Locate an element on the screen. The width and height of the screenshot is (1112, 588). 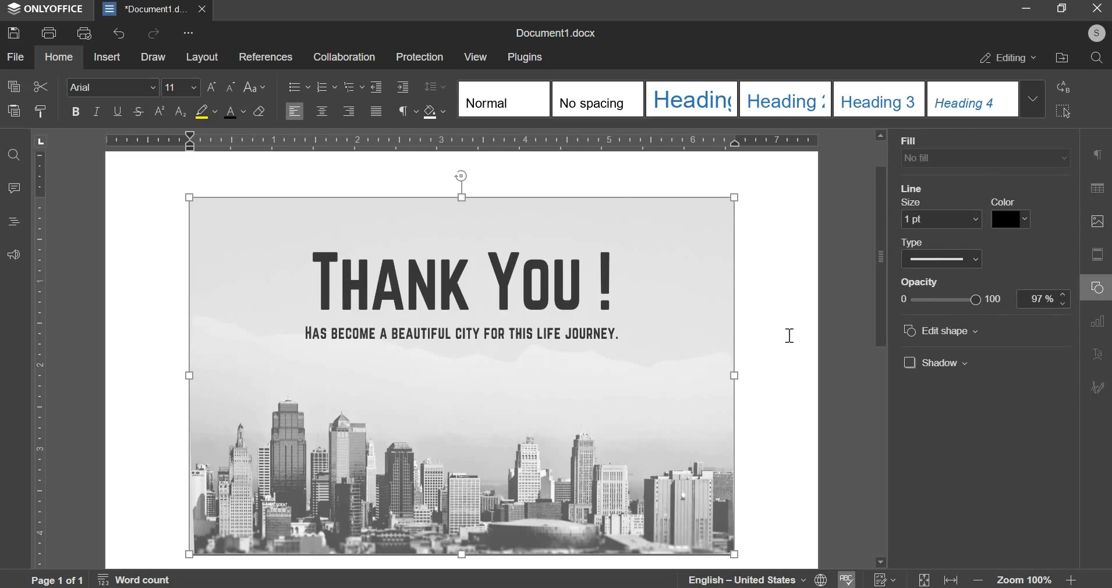
restore is located at coordinates (1062, 9).